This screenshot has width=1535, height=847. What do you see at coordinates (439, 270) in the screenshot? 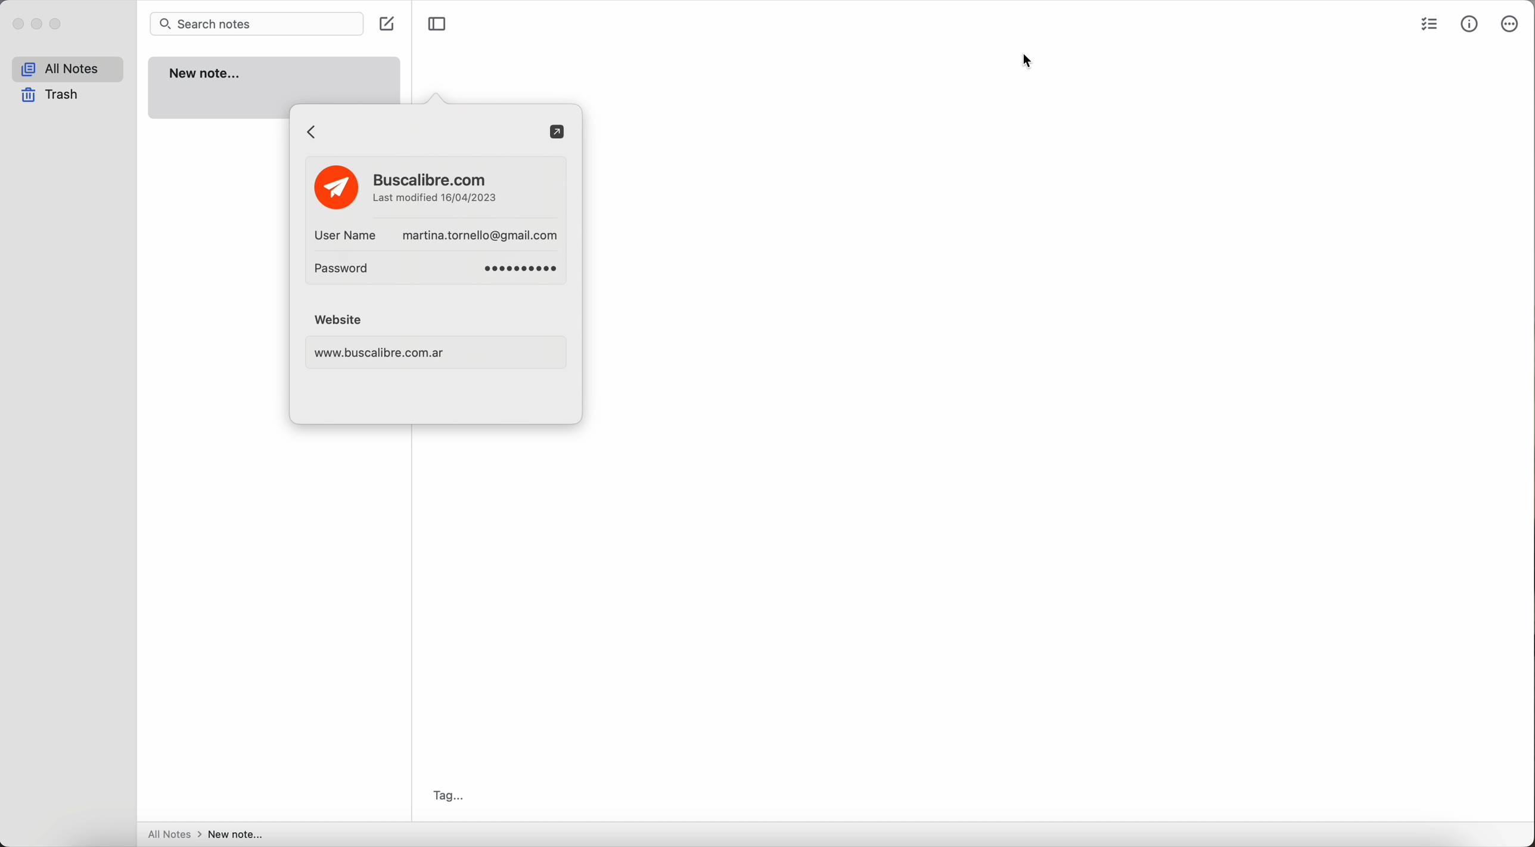
I see `password` at bounding box center [439, 270].